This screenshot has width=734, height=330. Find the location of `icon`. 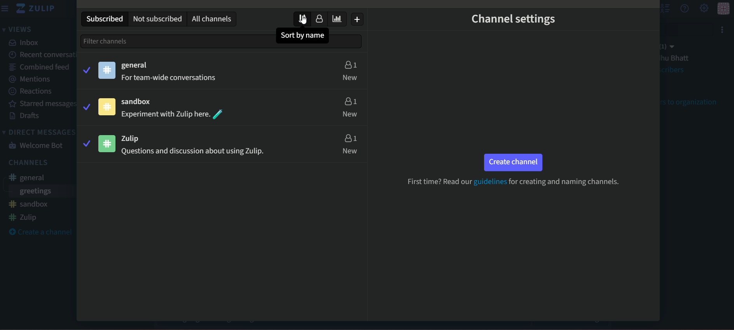

icon is located at coordinates (107, 107).